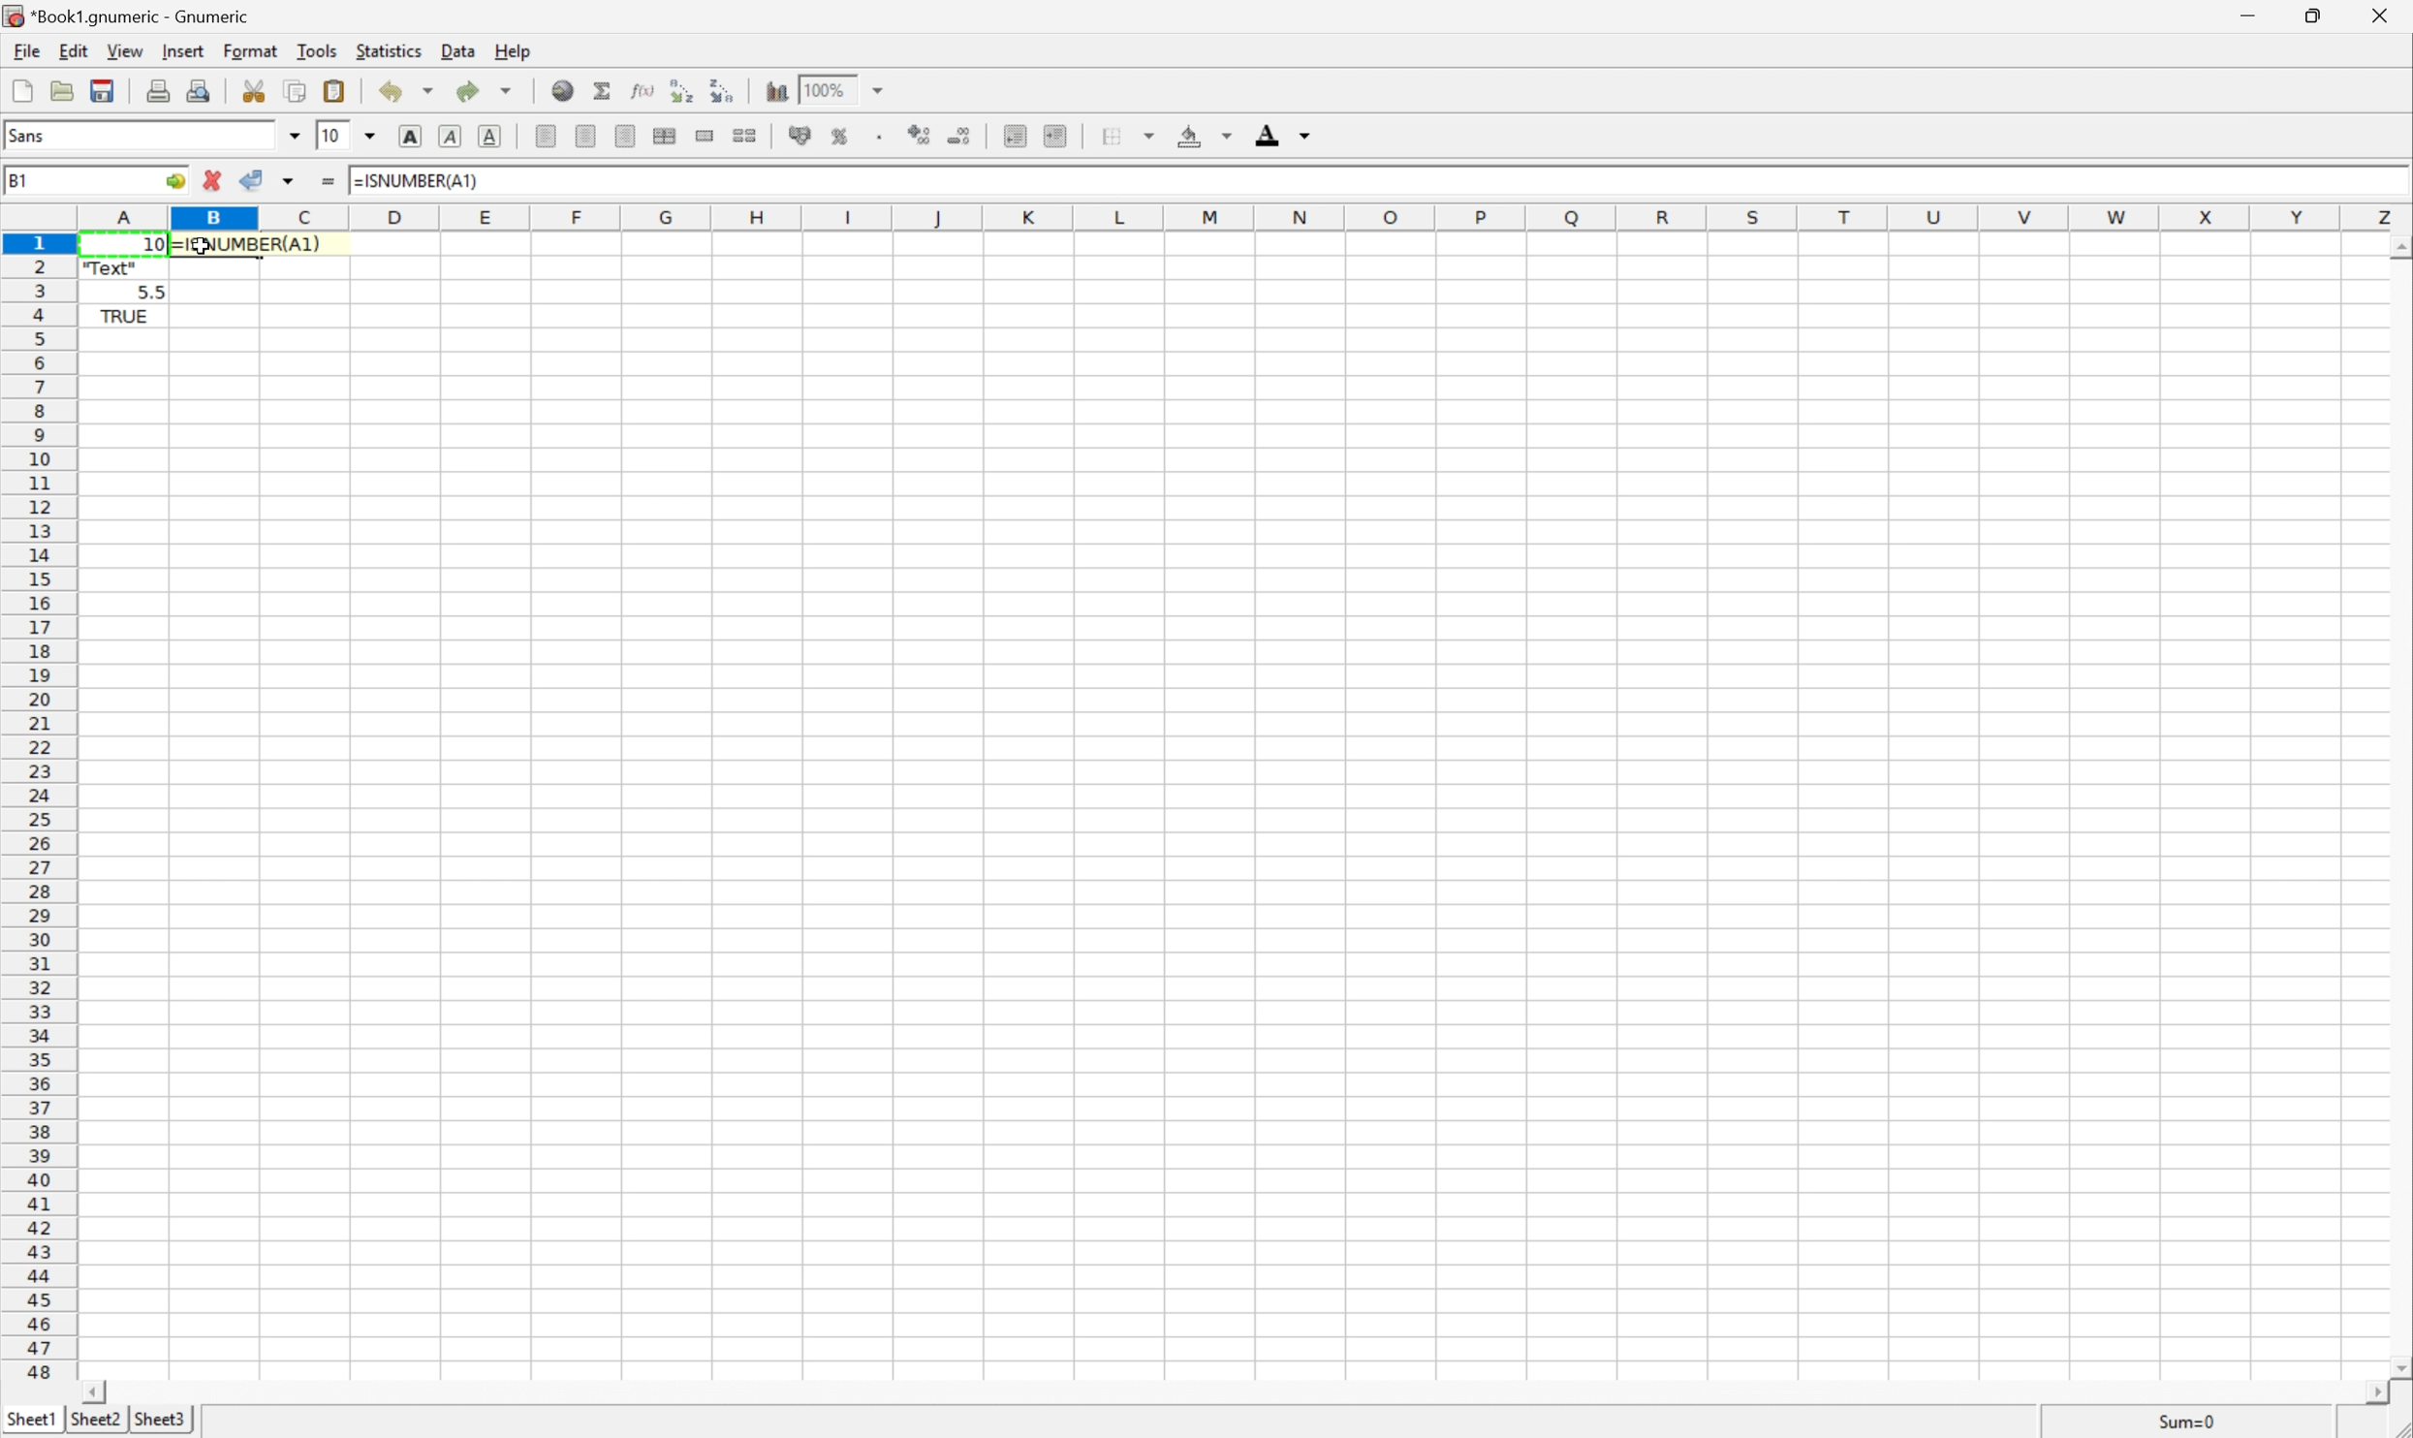 The image size is (2413, 1438). I want to click on Format selection as accounting, so click(798, 136).